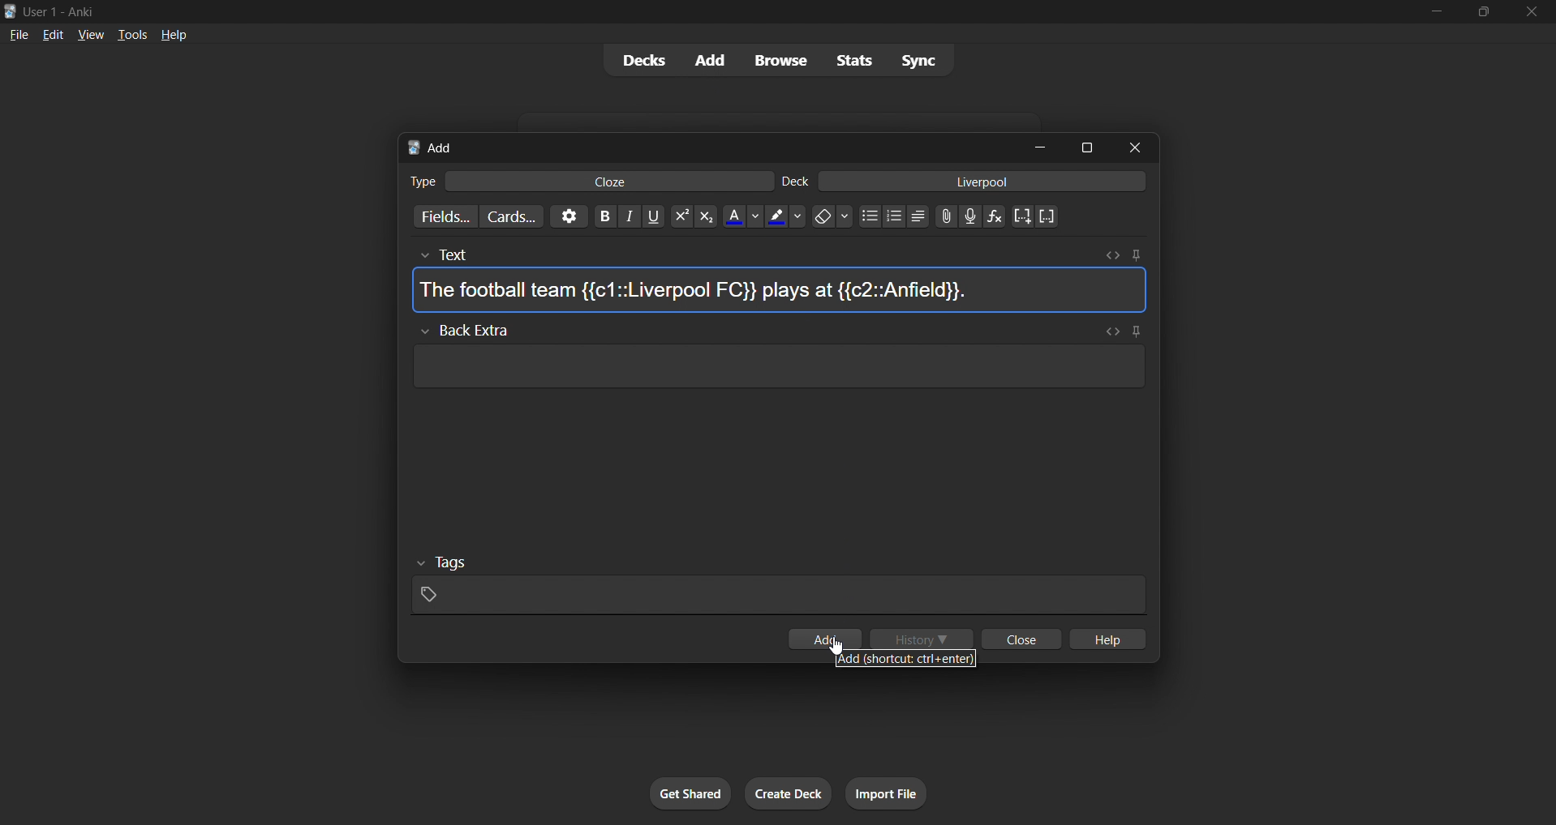  Describe the element at coordinates (1081, 147) in the screenshot. I see `maximize` at that location.